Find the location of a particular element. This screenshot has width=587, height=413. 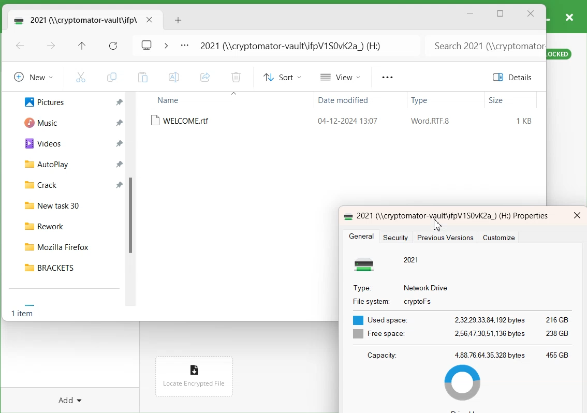

New is located at coordinates (32, 77).